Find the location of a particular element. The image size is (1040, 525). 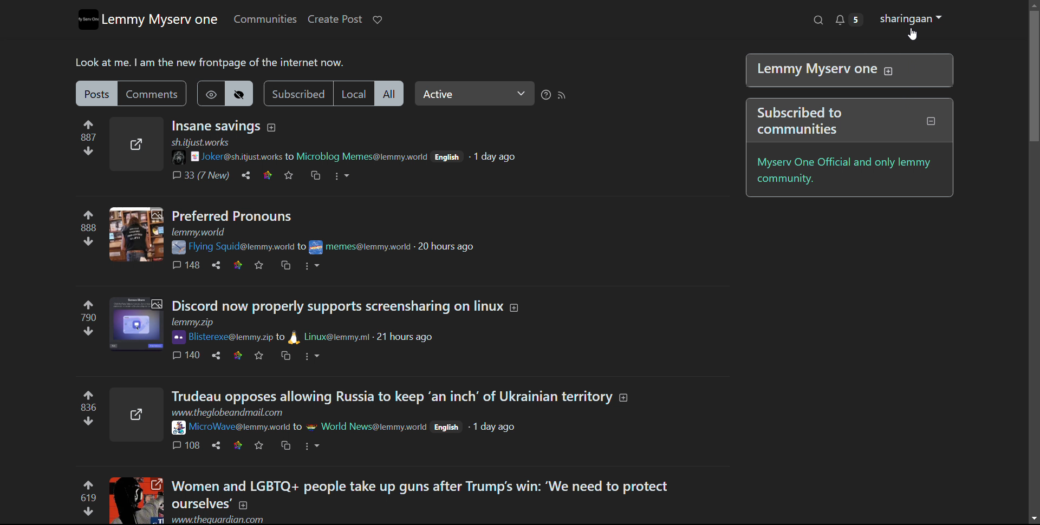

title is located at coordinates (392, 397).